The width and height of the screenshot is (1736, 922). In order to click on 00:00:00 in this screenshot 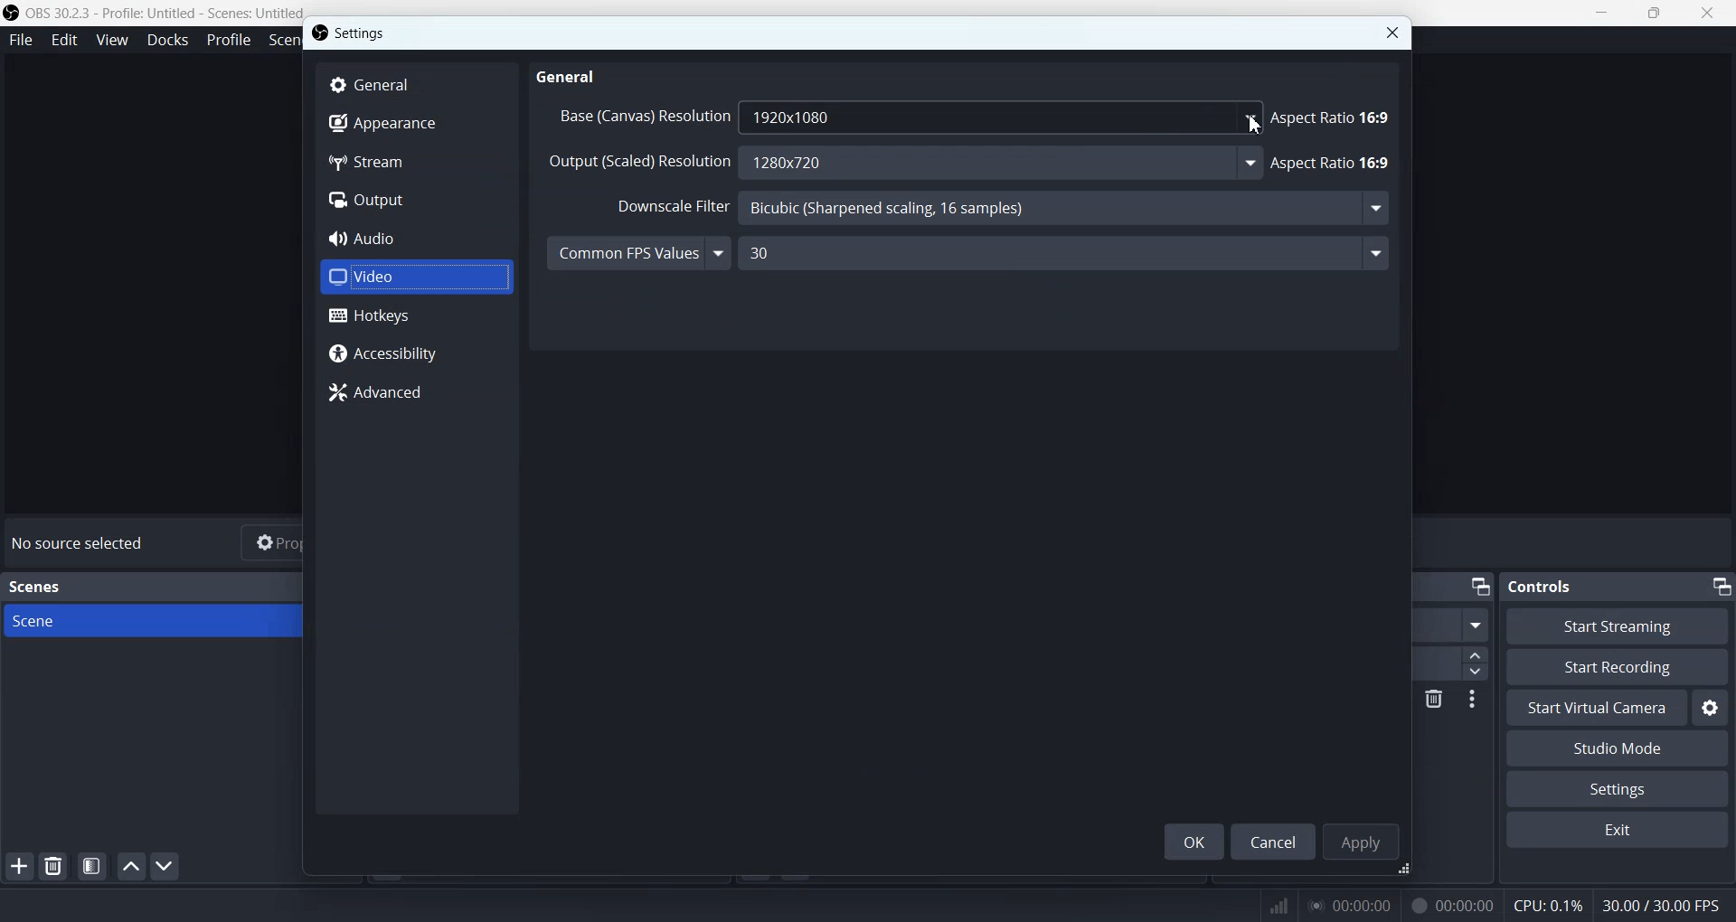, I will do `click(1448, 905)`.